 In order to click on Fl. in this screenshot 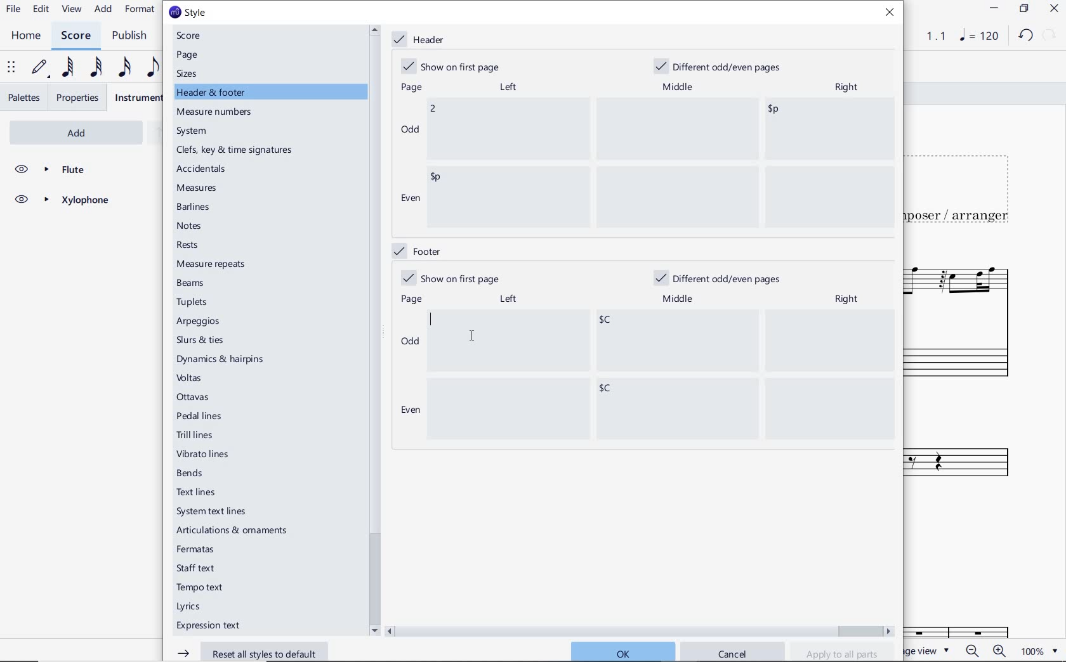, I will do `click(977, 615)`.